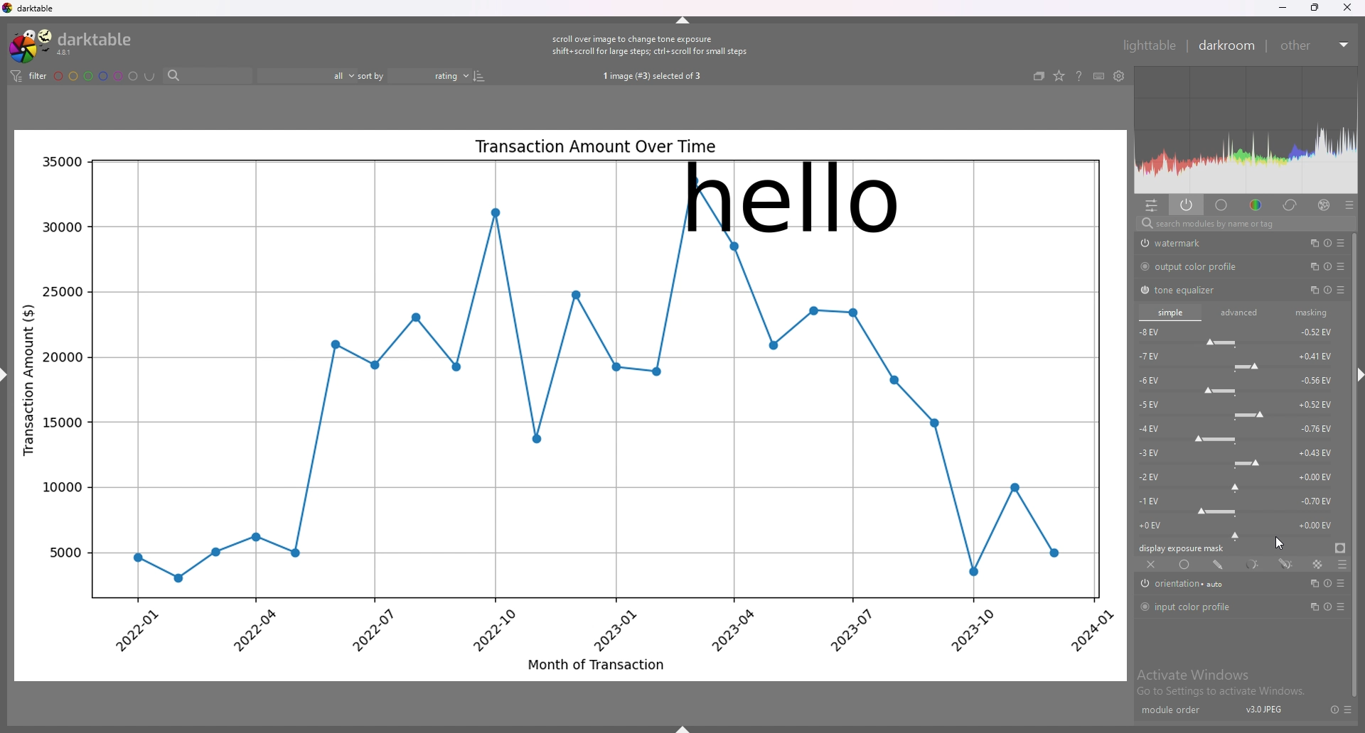  What do you see at coordinates (60, 227) in the screenshot?
I see `30000` at bounding box center [60, 227].